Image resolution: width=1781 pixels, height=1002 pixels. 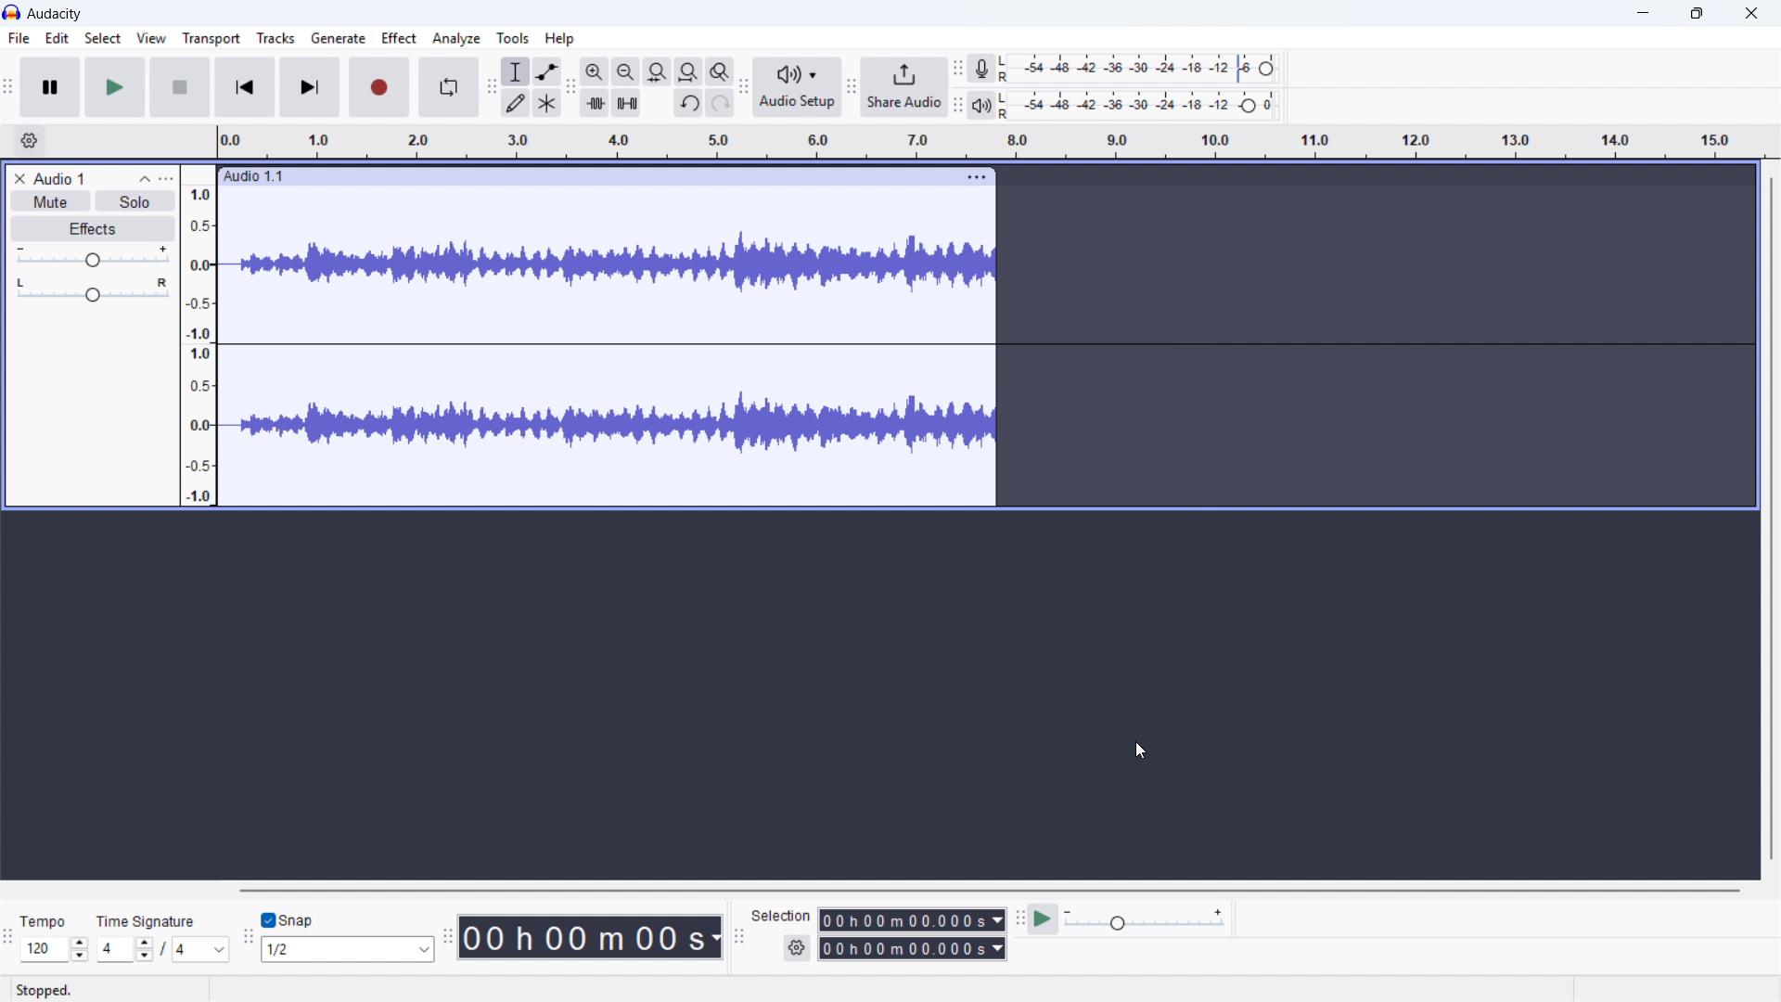 I want to click on /, so click(x=165, y=948).